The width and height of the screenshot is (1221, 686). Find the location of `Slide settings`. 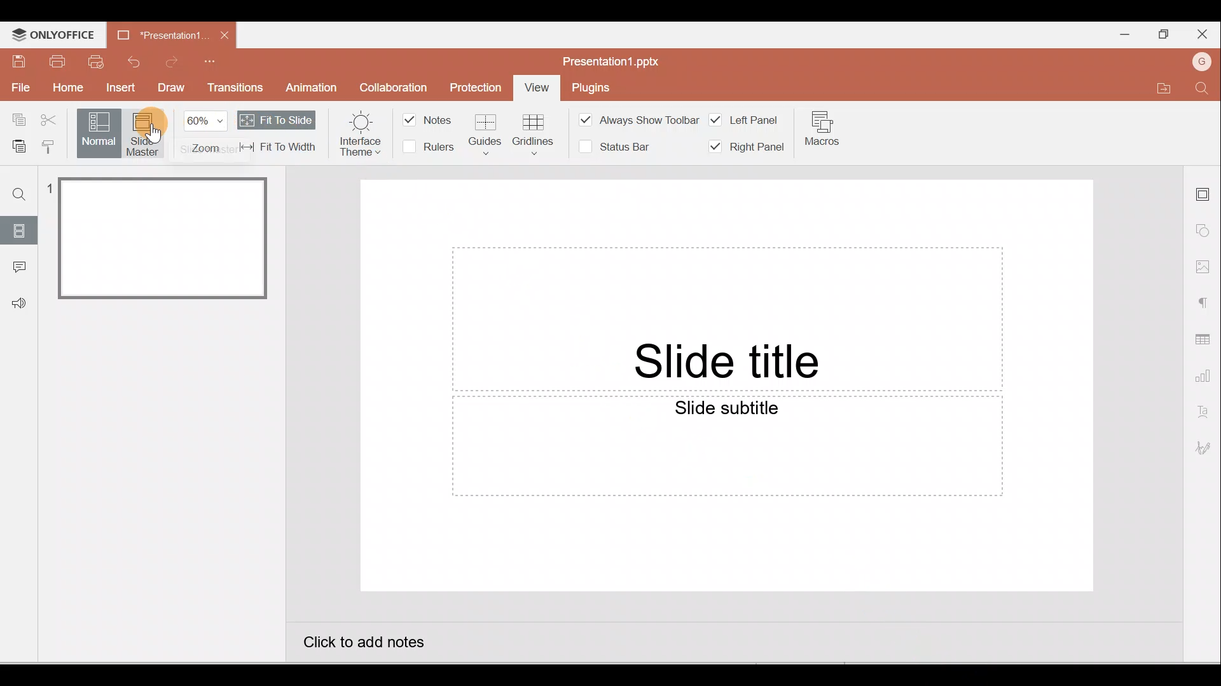

Slide settings is located at coordinates (1205, 190).